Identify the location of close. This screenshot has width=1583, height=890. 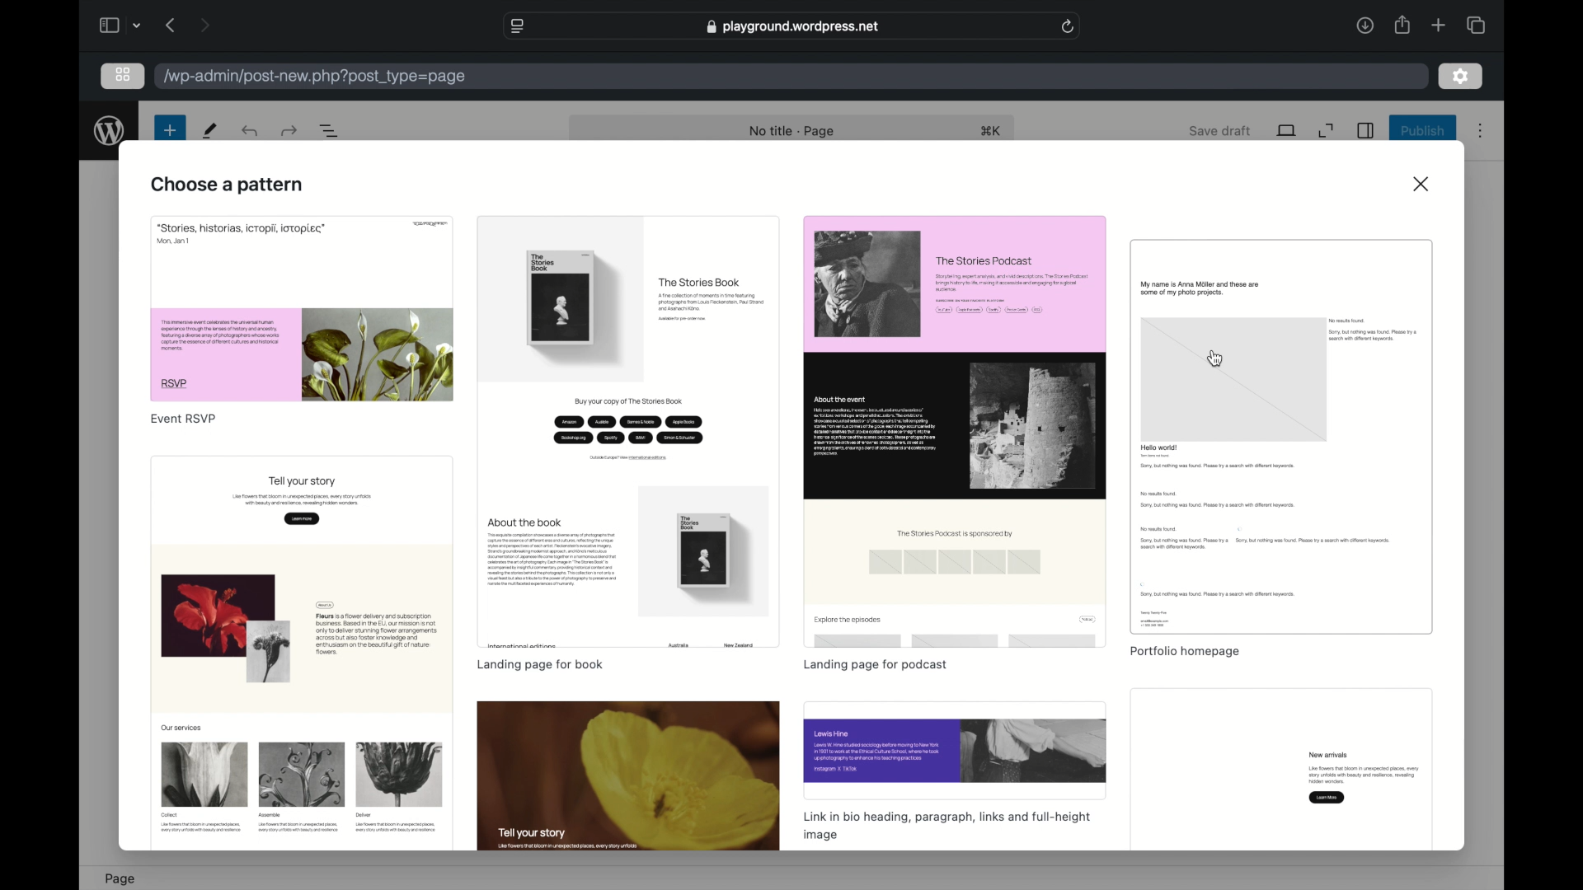
(1423, 184).